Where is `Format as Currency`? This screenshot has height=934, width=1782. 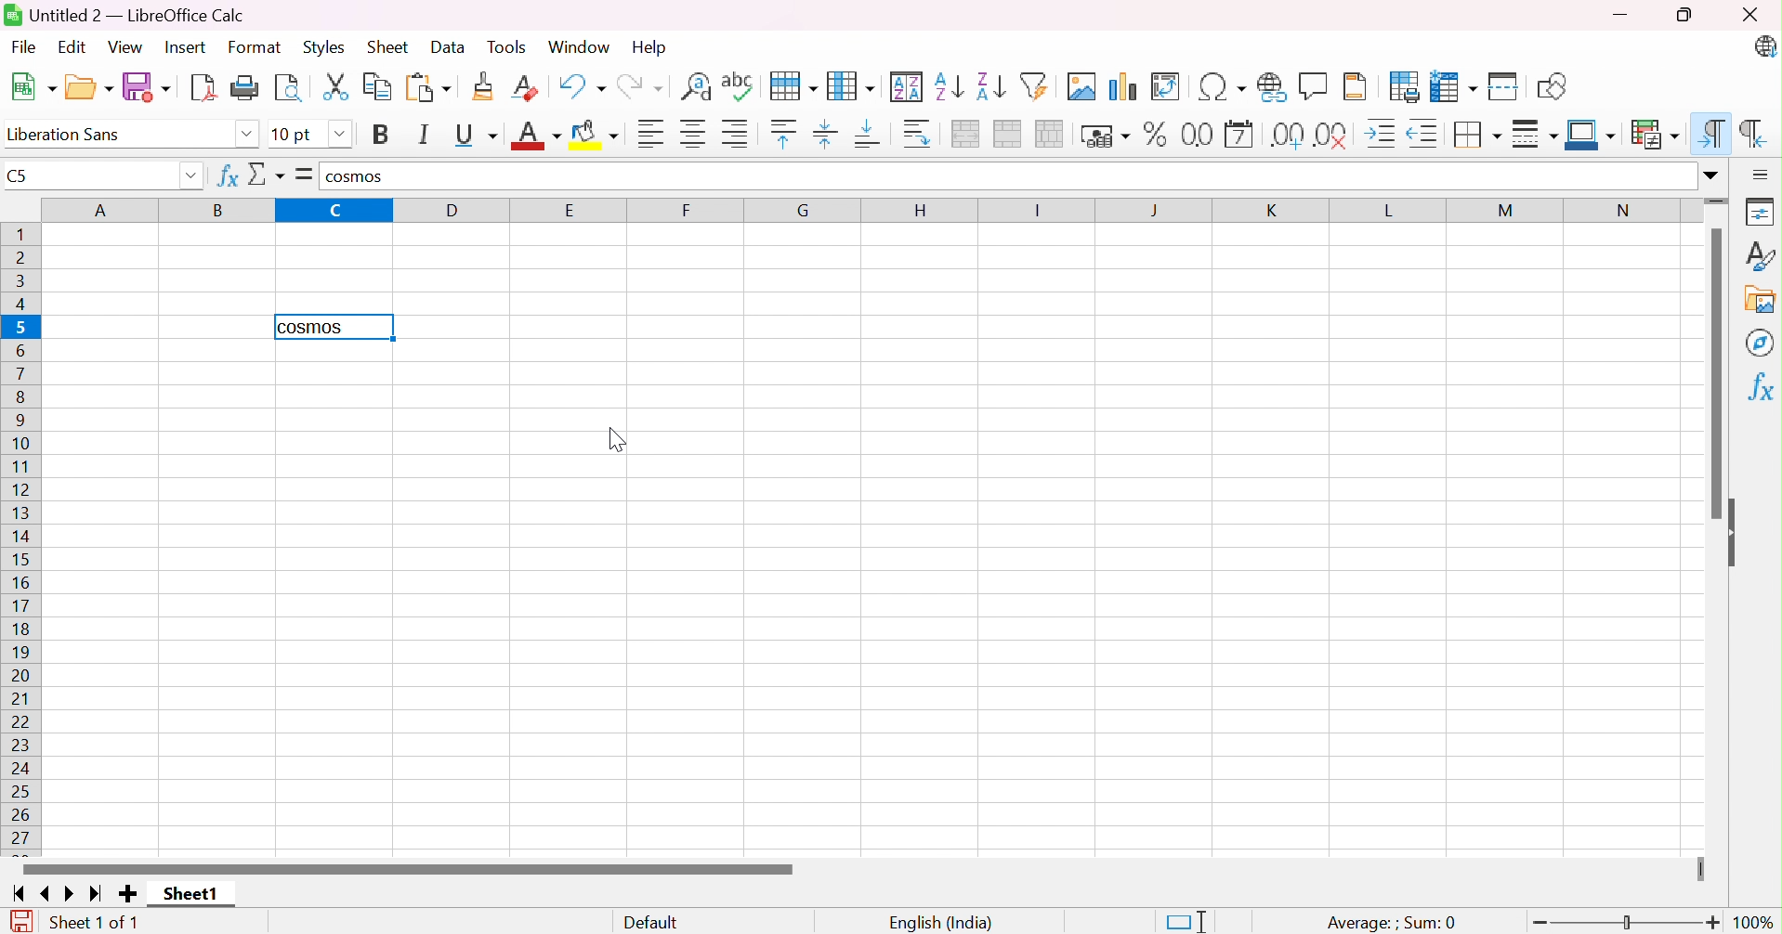
Format as Currency is located at coordinates (1106, 135).